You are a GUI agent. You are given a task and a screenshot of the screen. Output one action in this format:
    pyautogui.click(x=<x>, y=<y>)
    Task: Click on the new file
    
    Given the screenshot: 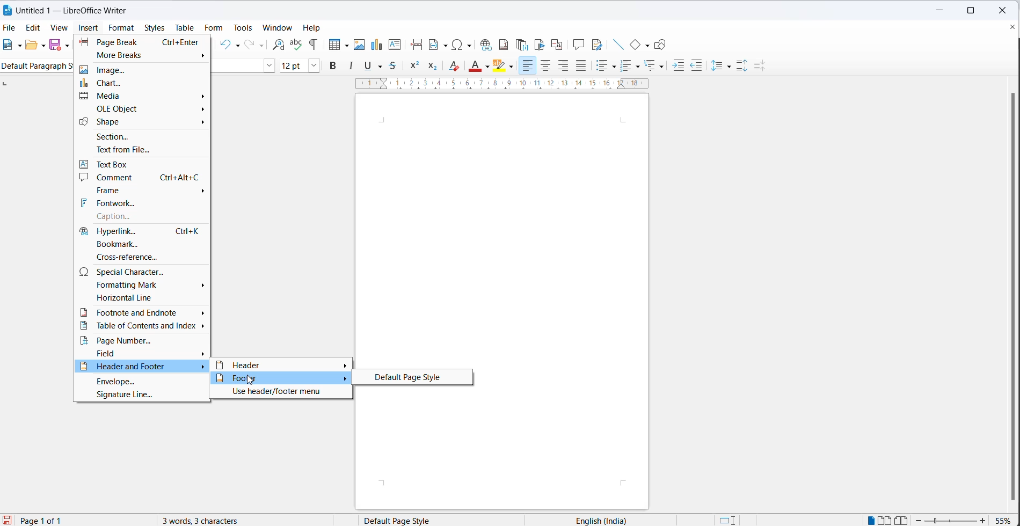 What is the action you would take?
    pyautogui.click(x=8, y=46)
    